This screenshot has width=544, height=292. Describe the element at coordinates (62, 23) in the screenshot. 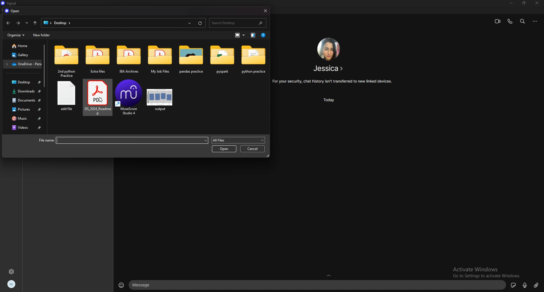

I see `desktop` at that location.